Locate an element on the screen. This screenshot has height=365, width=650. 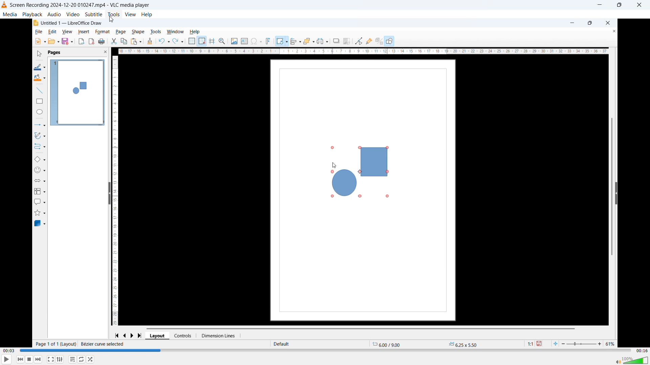
Time elapsed is located at coordinates (9, 351).